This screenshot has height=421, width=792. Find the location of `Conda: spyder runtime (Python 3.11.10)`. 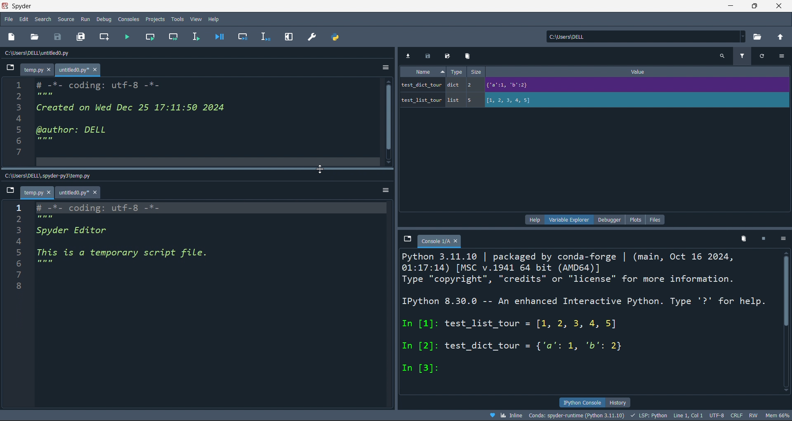

Conda: spyder runtime (Python 3.11.10) is located at coordinates (580, 415).